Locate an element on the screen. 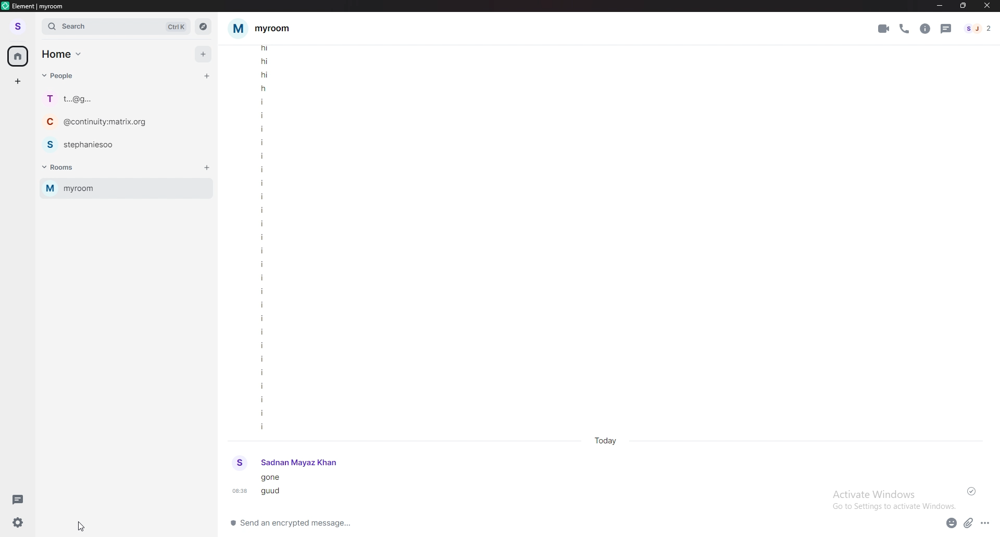  video call is located at coordinates (884, 28).